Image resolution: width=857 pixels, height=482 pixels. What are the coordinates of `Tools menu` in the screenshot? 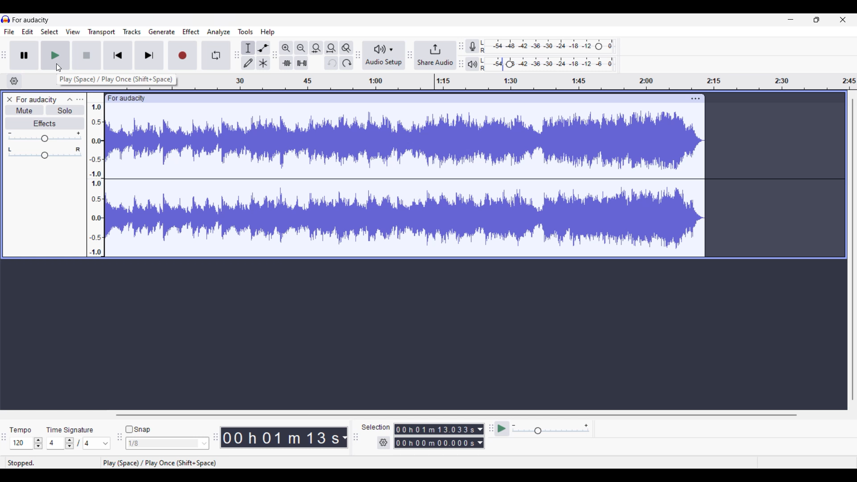 It's located at (245, 32).